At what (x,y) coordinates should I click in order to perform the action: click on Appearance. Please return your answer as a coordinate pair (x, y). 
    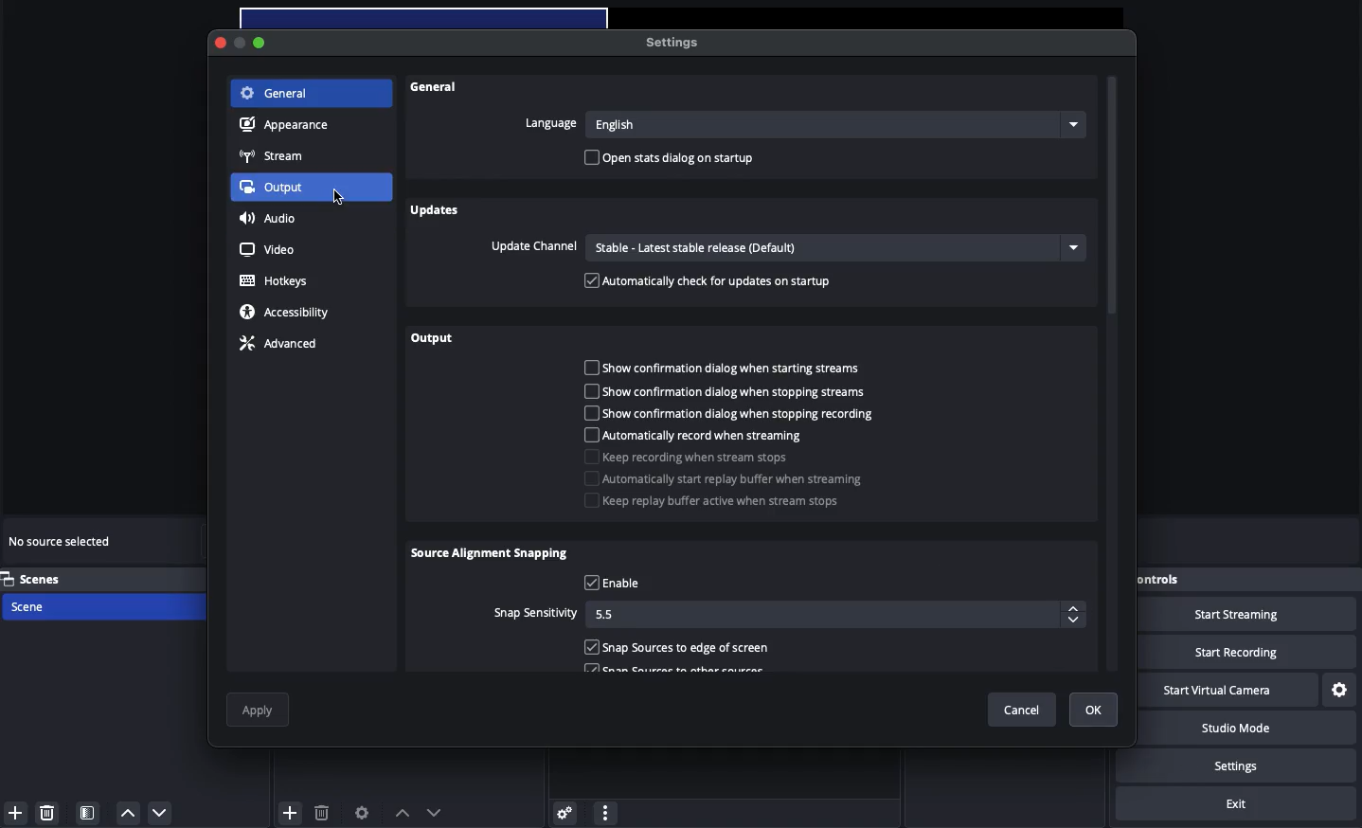
    Looking at the image, I should click on (287, 126).